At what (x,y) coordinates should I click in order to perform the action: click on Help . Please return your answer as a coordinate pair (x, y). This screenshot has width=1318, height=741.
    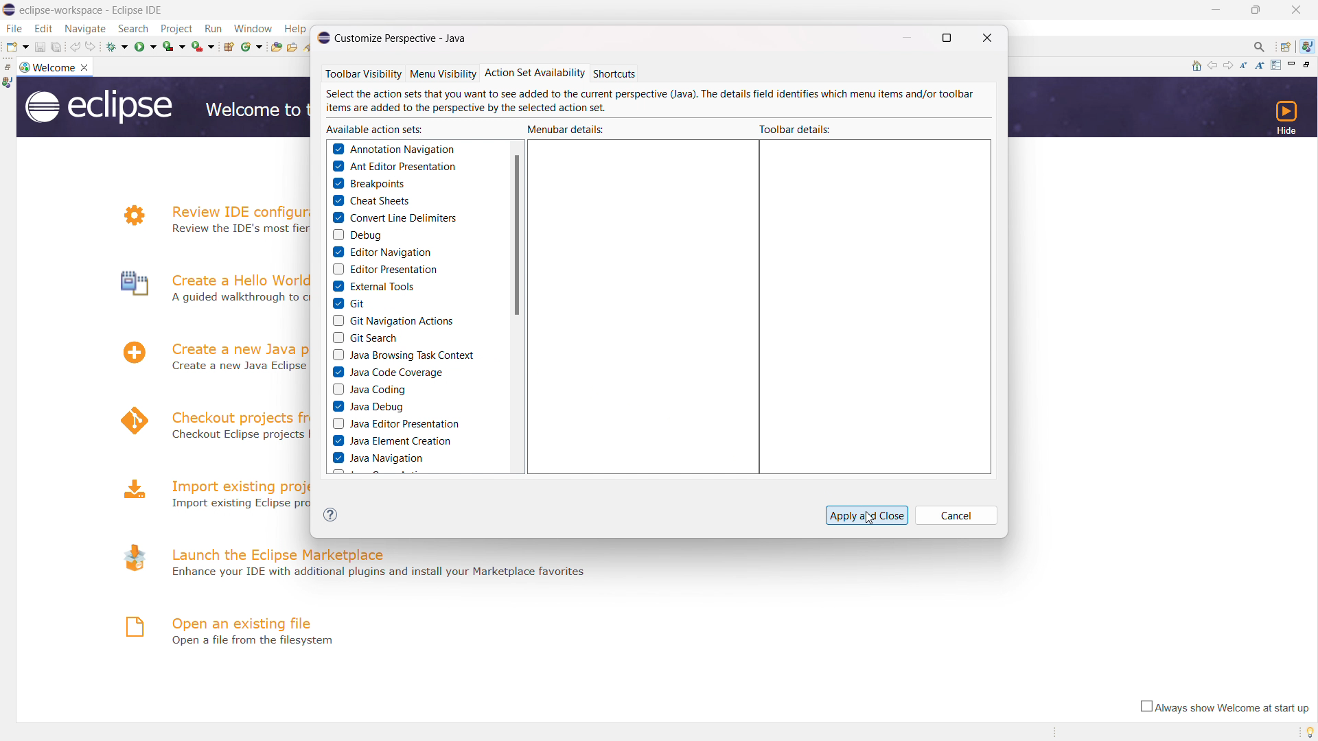
    Looking at the image, I should click on (294, 27).